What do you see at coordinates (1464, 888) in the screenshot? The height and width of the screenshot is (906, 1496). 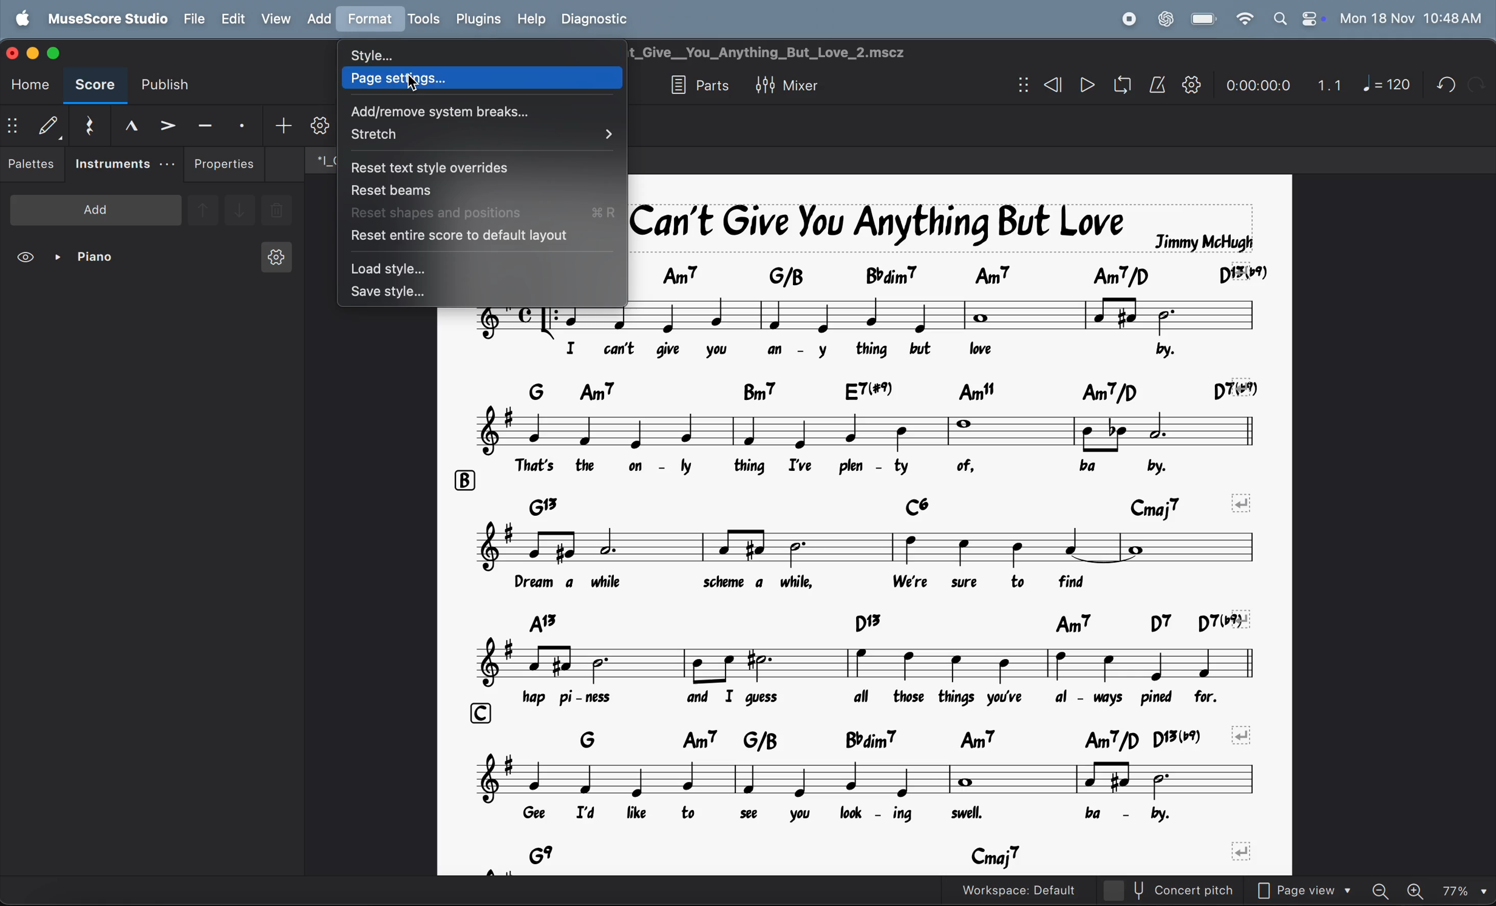 I see `77%` at bounding box center [1464, 888].